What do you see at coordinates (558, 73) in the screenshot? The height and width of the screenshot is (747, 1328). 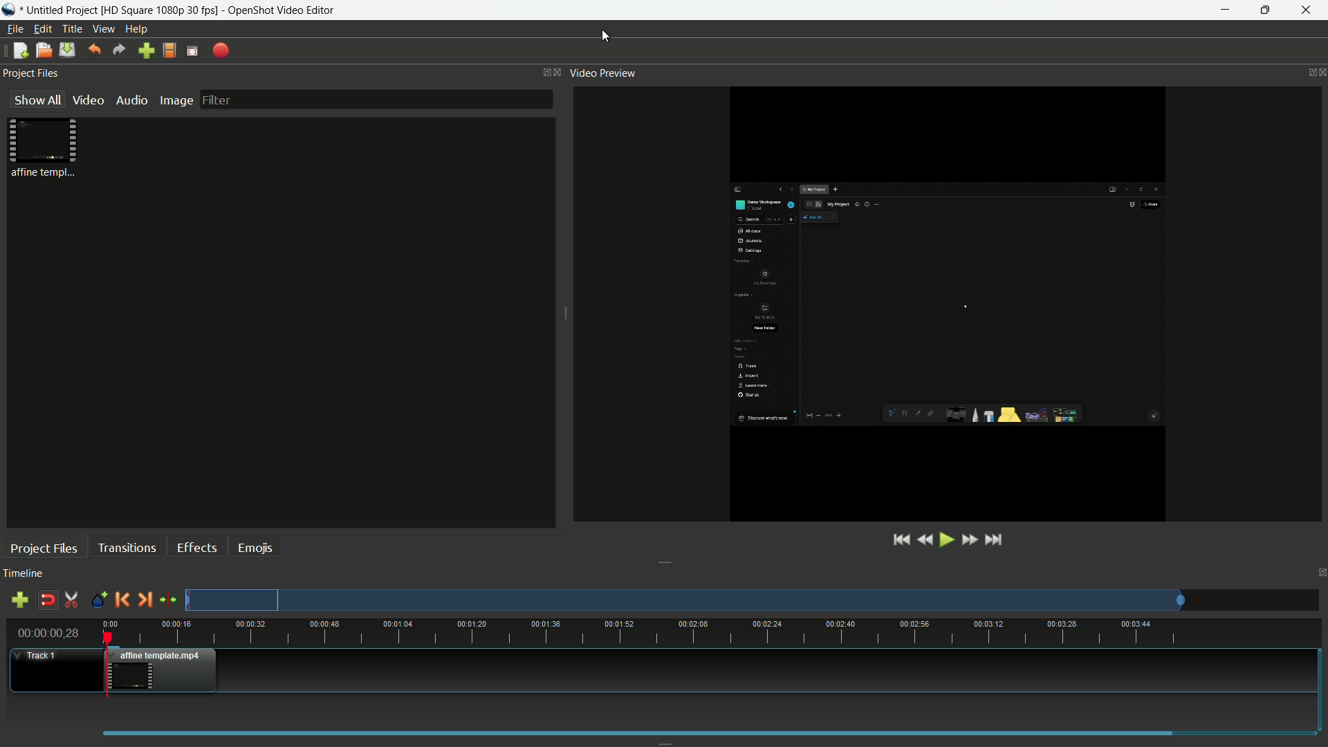 I see `close project files` at bounding box center [558, 73].